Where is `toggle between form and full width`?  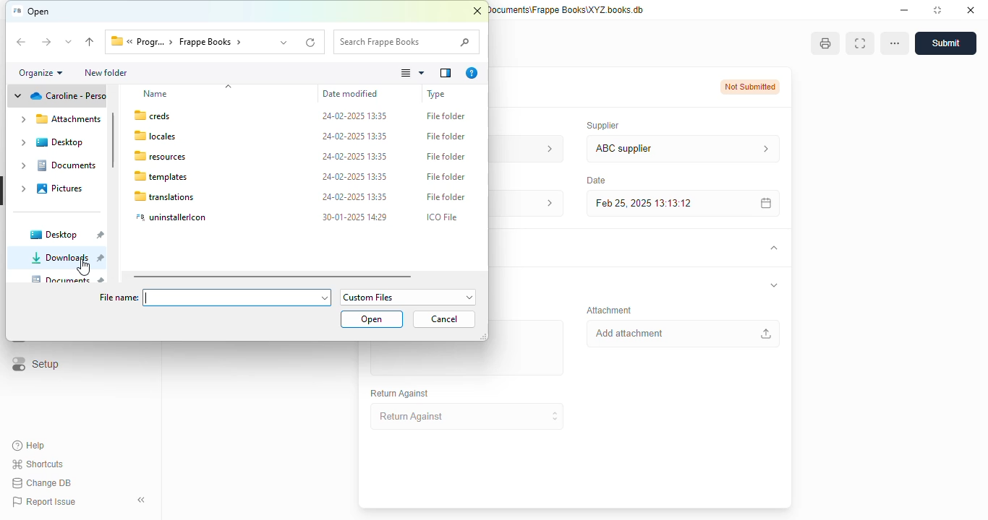
toggle between form and full width is located at coordinates (859, 43).